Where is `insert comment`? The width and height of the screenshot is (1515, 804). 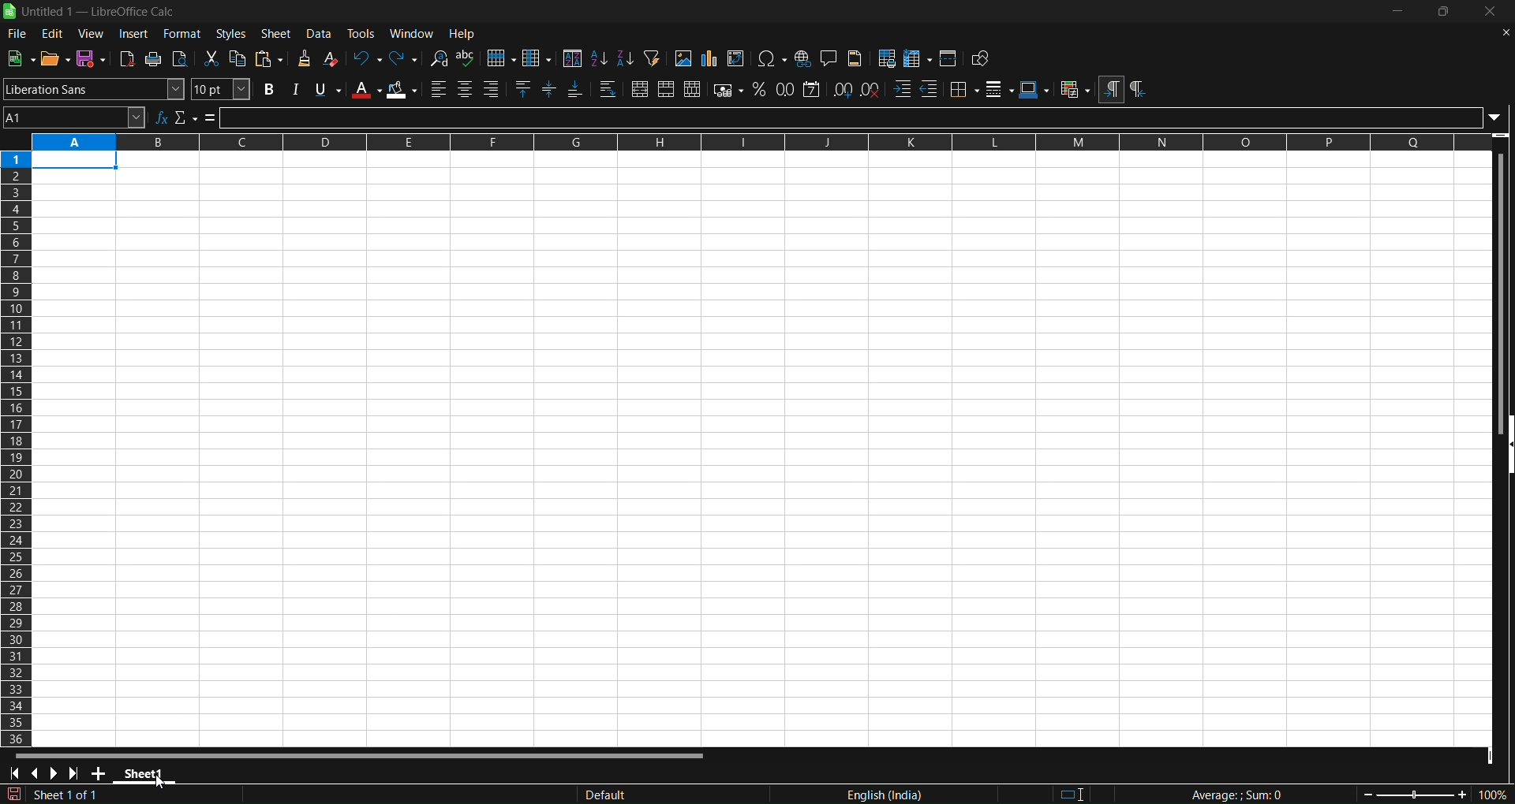
insert comment is located at coordinates (829, 58).